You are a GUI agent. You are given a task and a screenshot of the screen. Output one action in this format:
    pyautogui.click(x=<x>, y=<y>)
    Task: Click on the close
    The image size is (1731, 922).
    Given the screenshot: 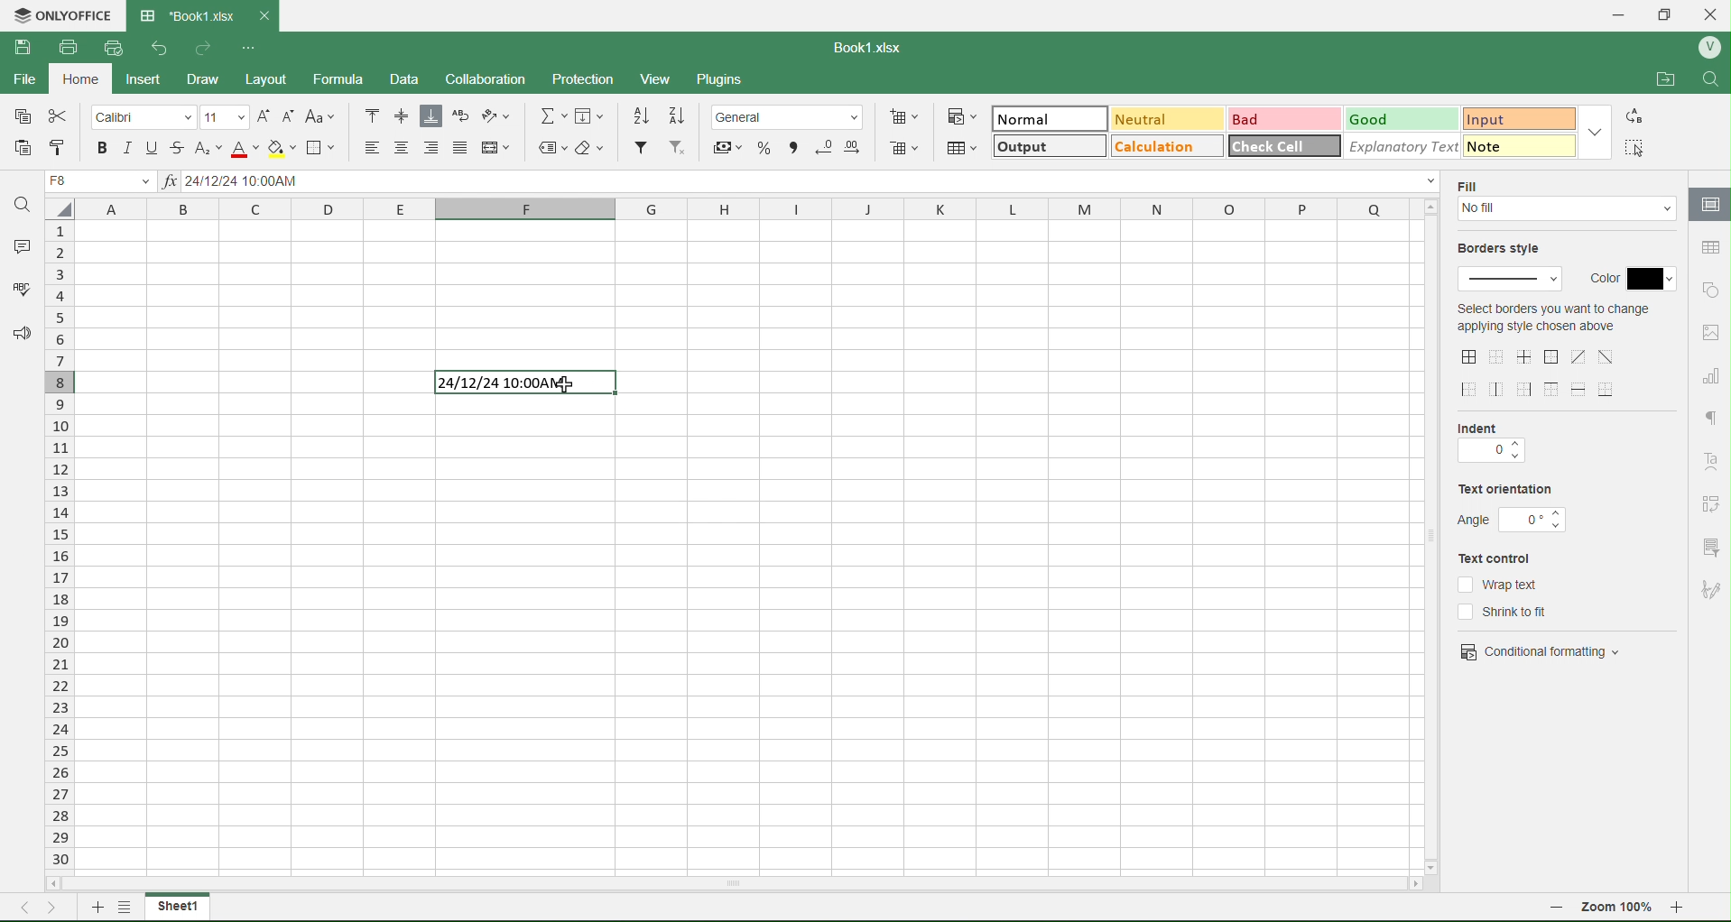 What is the action you would take?
    pyautogui.click(x=1717, y=13)
    